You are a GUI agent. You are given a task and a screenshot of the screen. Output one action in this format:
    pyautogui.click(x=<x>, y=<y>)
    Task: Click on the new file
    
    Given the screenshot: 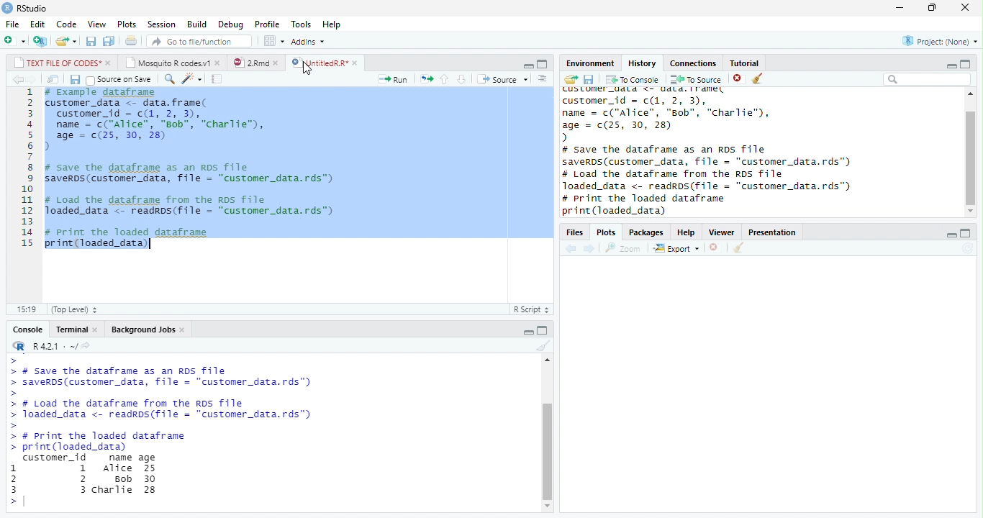 What is the action you would take?
    pyautogui.click(x=15, y=40)
    